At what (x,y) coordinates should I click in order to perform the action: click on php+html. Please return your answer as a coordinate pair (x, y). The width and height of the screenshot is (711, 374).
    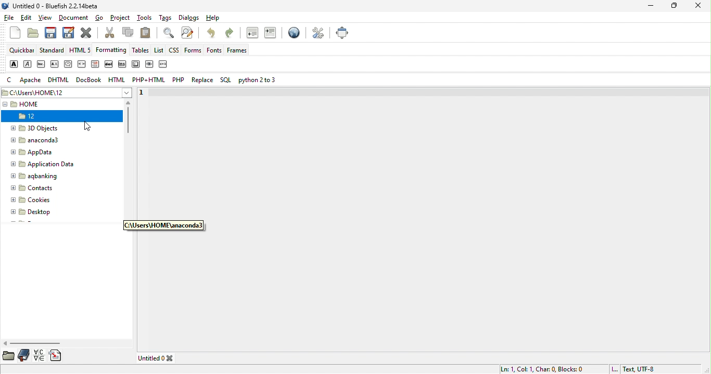
    Looking at the image, I should click on (149, 80).